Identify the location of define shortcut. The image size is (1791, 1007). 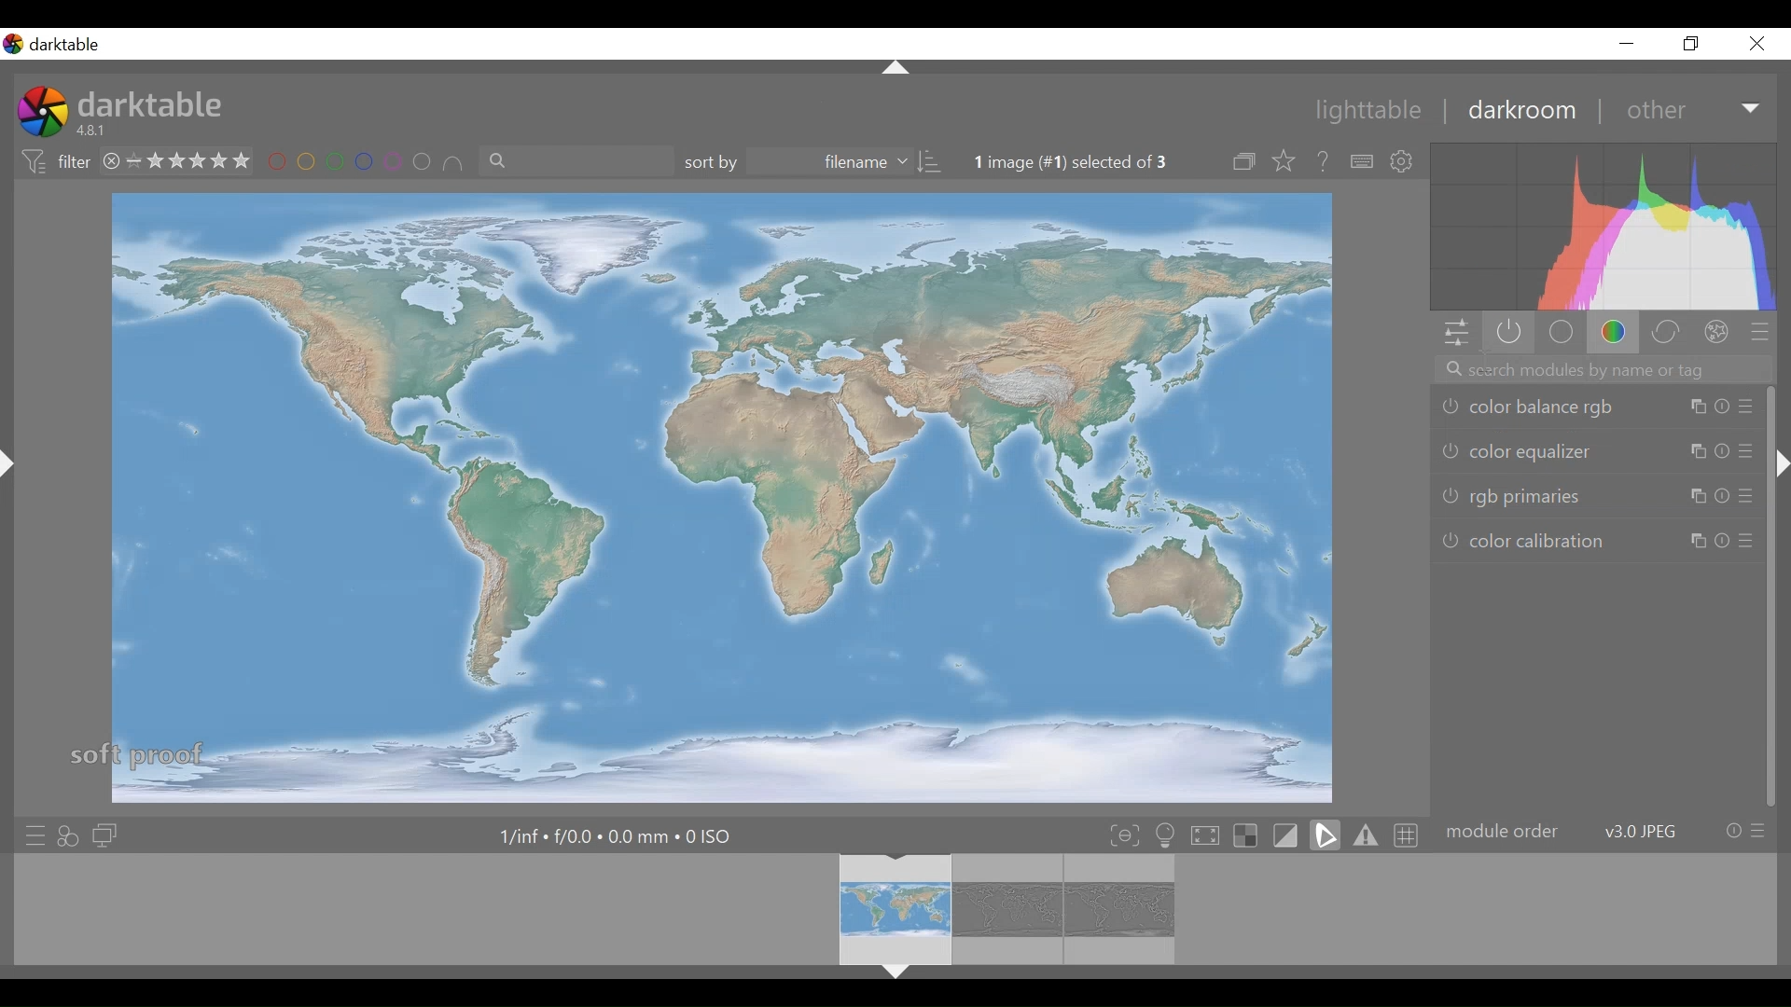
(1361, 161).